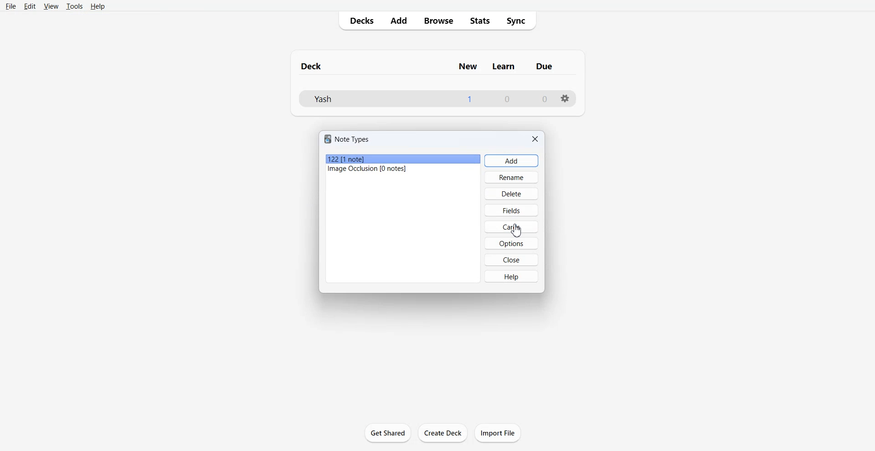 This screenshot has height=451, width=875. What do you see at coordinates (480, 20) in the screenshot?
I see `Stats` at bounding box center [480, 20].